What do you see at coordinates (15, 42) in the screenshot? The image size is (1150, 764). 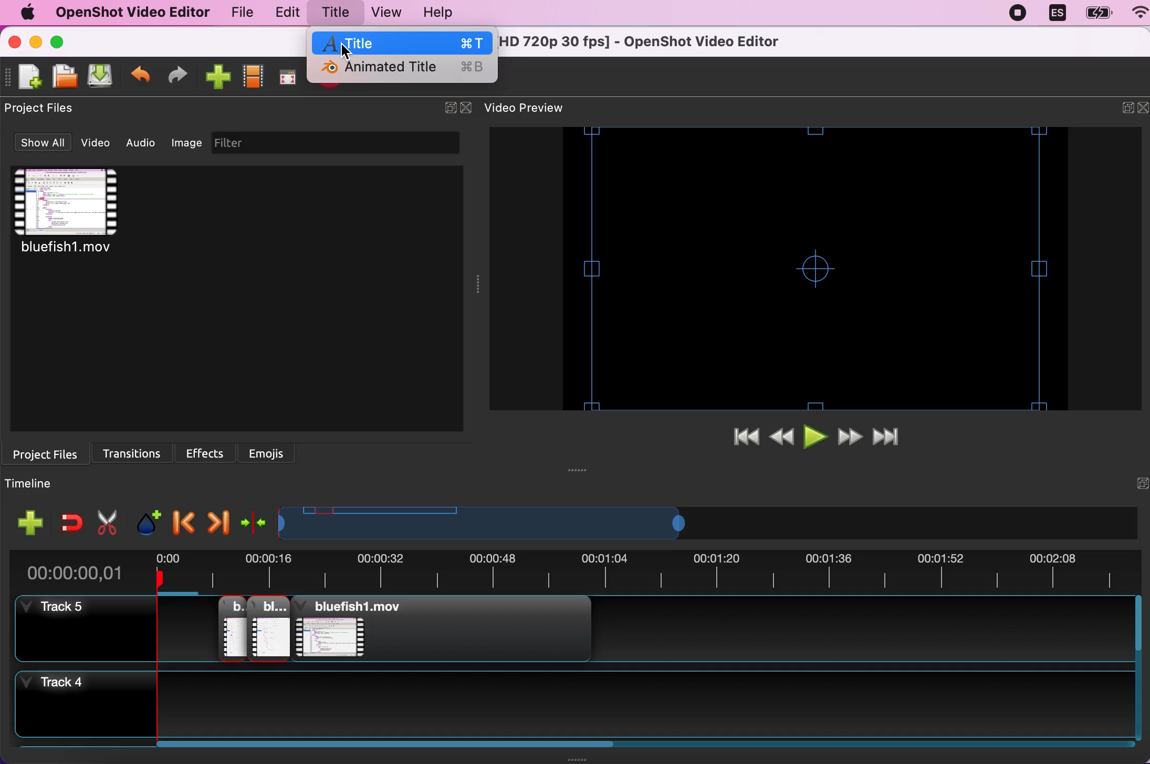 I see `close` at bounding box center [15, 42].